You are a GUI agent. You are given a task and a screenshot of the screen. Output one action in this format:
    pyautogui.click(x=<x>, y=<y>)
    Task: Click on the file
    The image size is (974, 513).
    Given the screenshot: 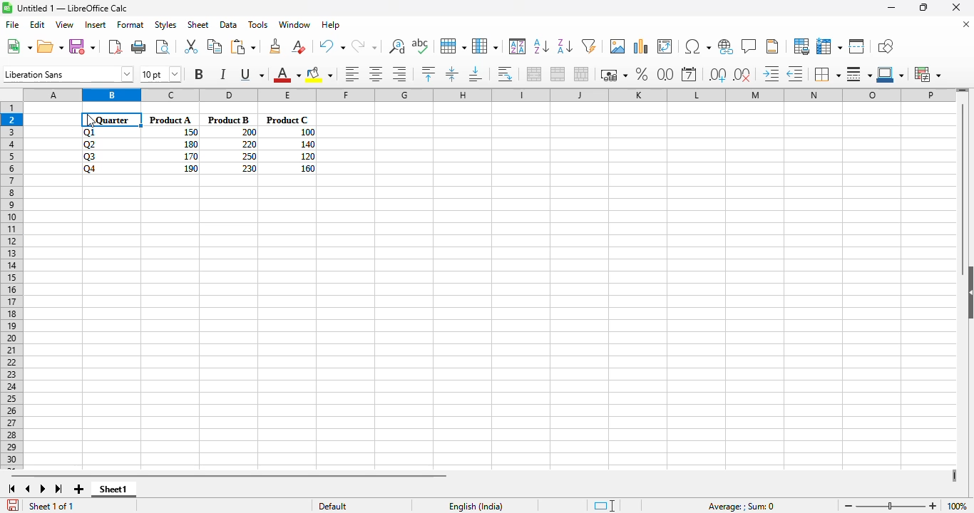 What is the action you would take?
    pyautogui.click(x=11, y=24)
    